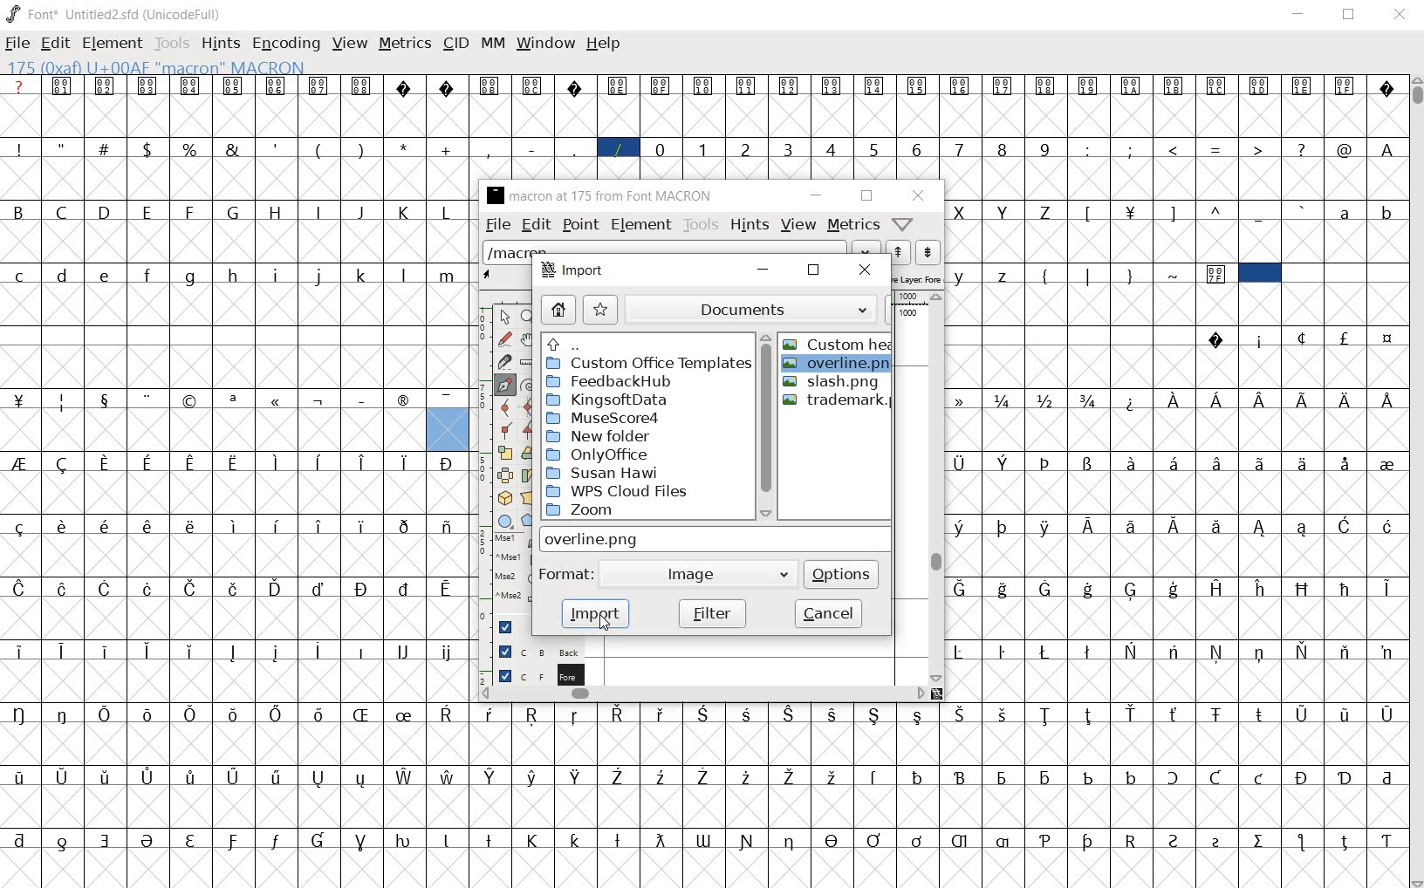 The image size is (1424, 888). What do you see at coordinates (151, 399) in the screenshot?
I see `Symbol` at bounding box center [151, 399].